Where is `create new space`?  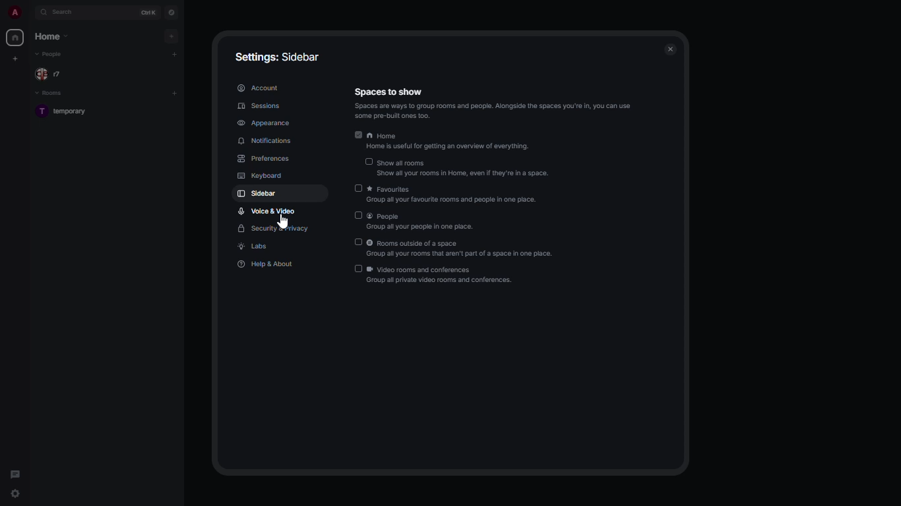 create new space is located at coordinates (15, 58).